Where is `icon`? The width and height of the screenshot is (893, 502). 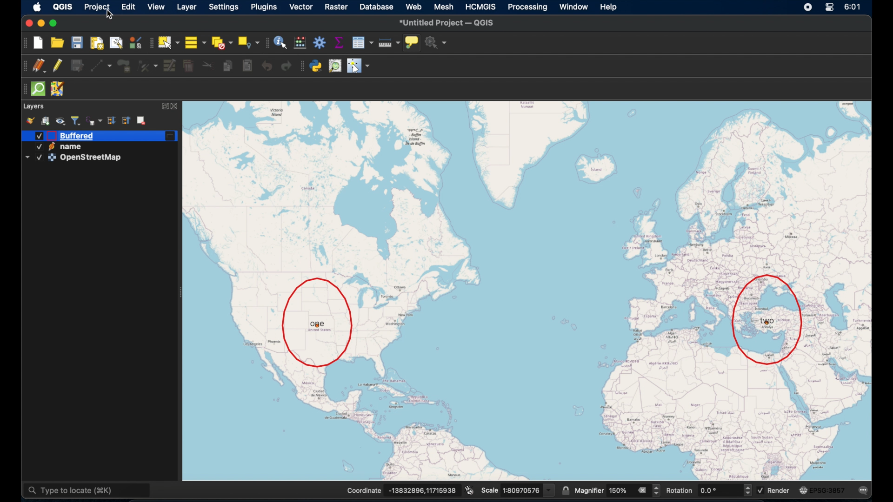
icon is located at coordinates (51, 147).